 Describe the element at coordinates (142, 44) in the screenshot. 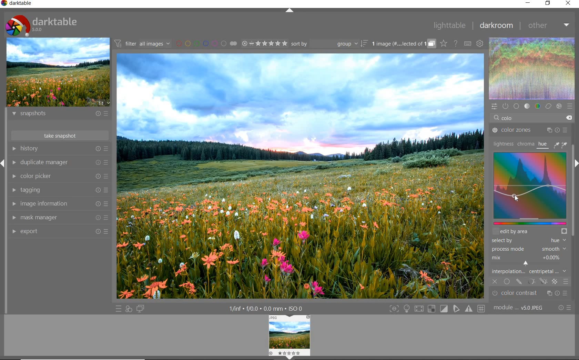

I see `filter all images by module order` at that location.